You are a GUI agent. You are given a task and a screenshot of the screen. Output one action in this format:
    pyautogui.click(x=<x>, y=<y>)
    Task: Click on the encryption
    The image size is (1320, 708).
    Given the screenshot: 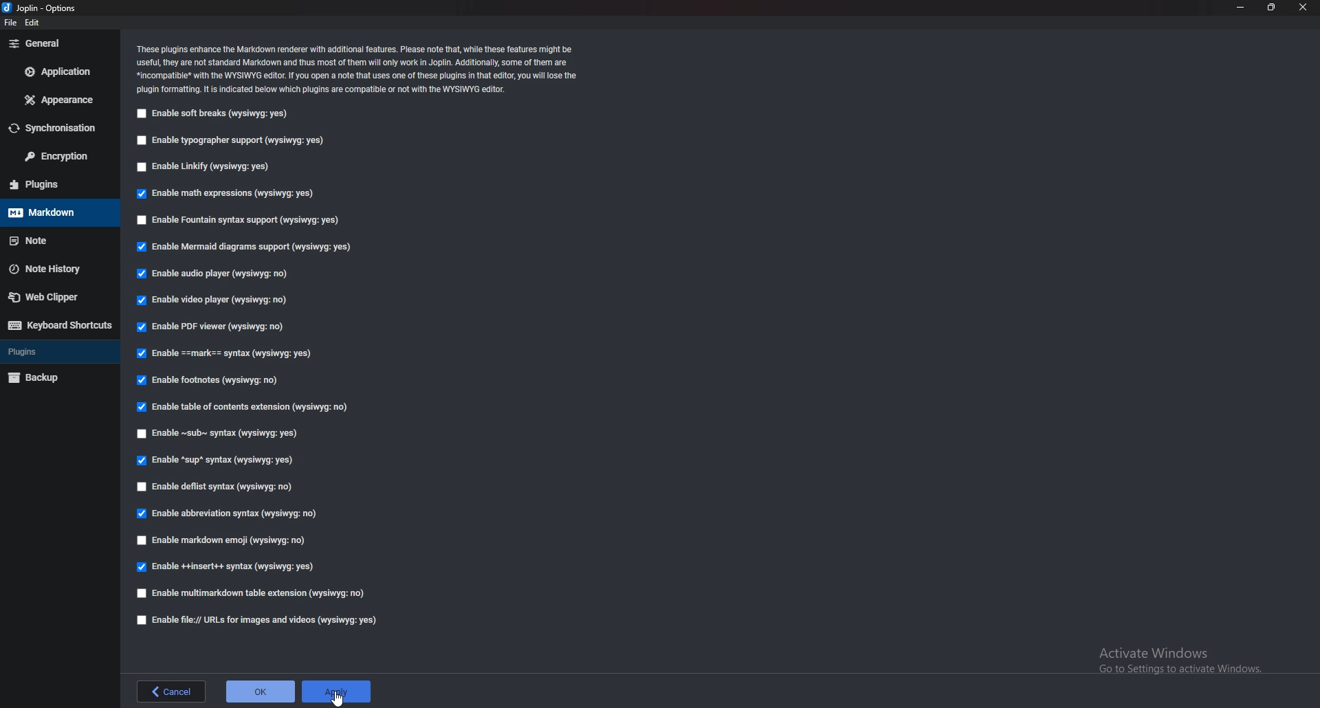 What is the action you would take?
    pyautogui.click(x=59, y=156)
    